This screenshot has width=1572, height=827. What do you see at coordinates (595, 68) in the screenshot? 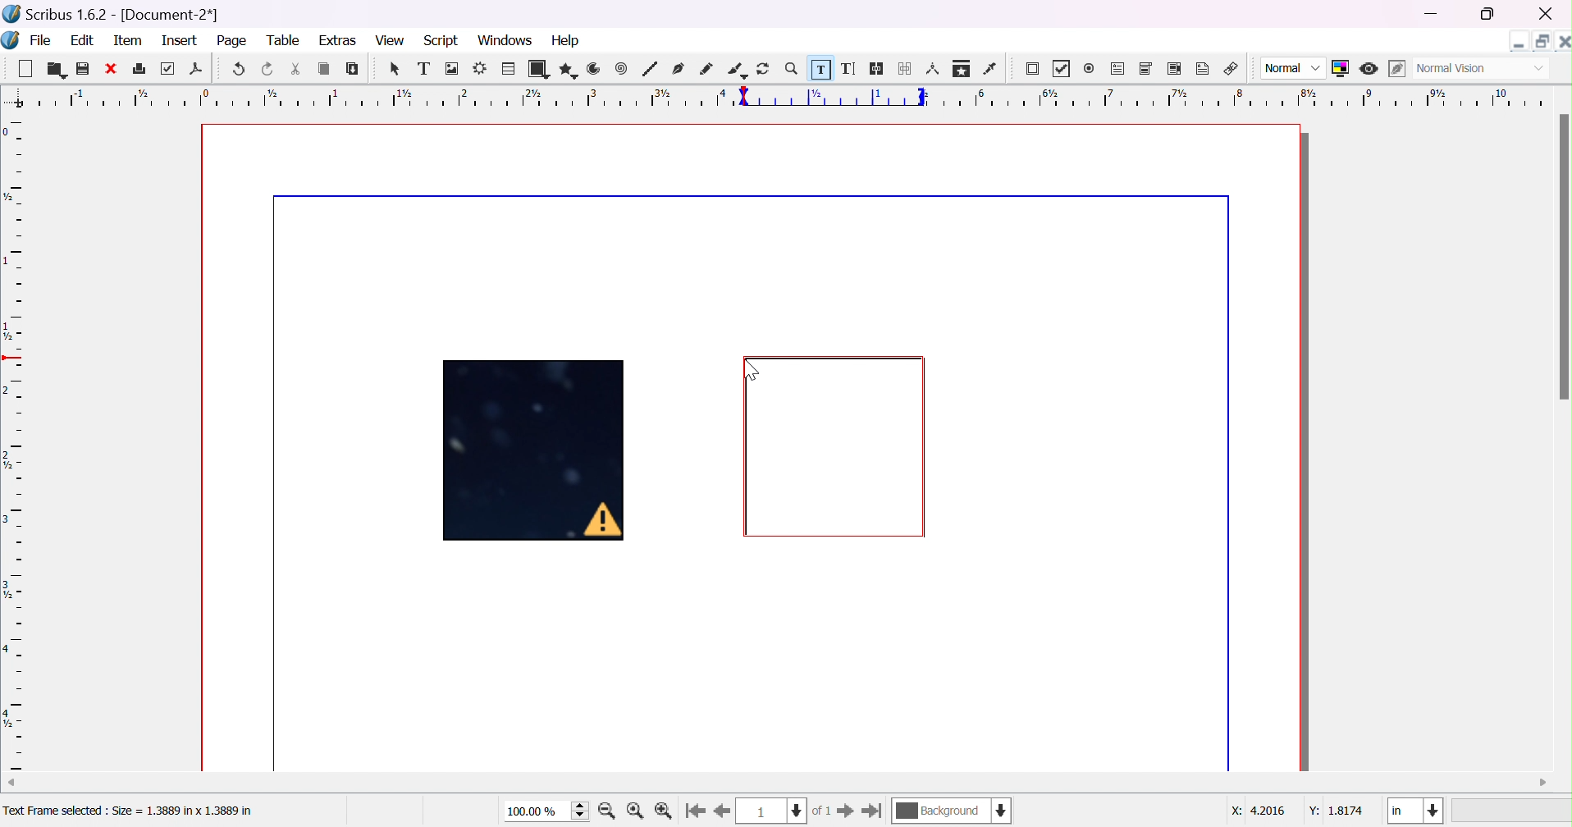
I see `arc` at bounding box center [595, 68].